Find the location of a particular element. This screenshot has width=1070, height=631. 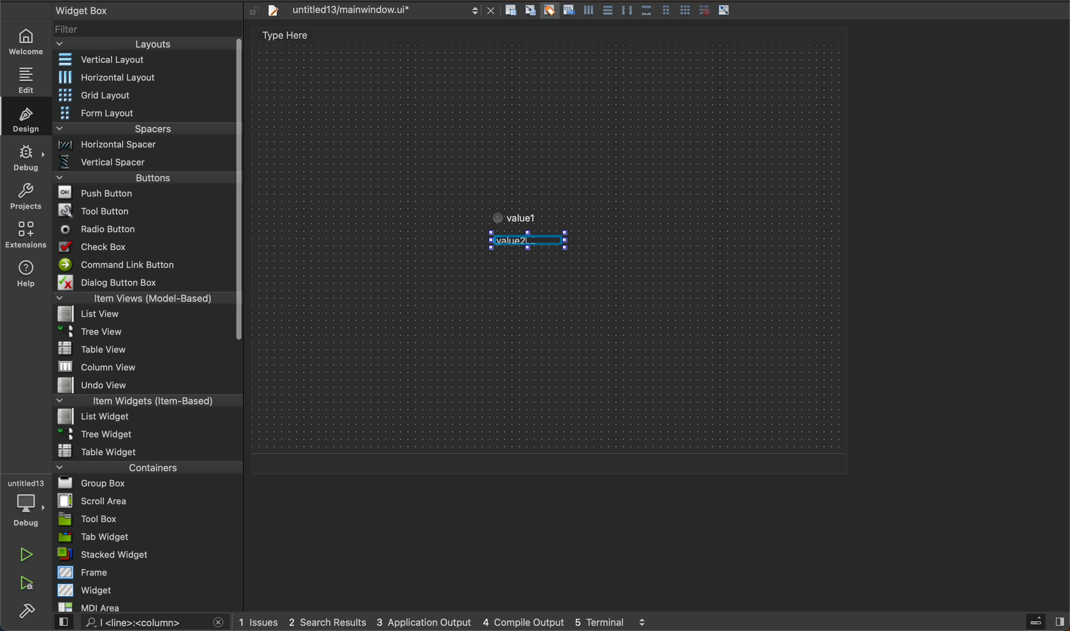

mdi area is located at coordinates (147, 605).